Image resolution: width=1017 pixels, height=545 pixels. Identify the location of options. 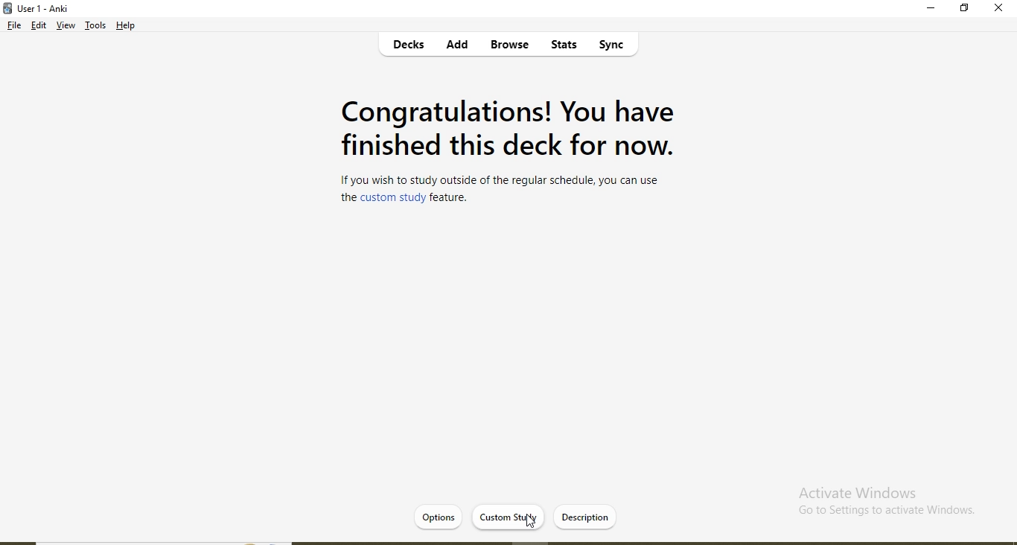
(437, 514).